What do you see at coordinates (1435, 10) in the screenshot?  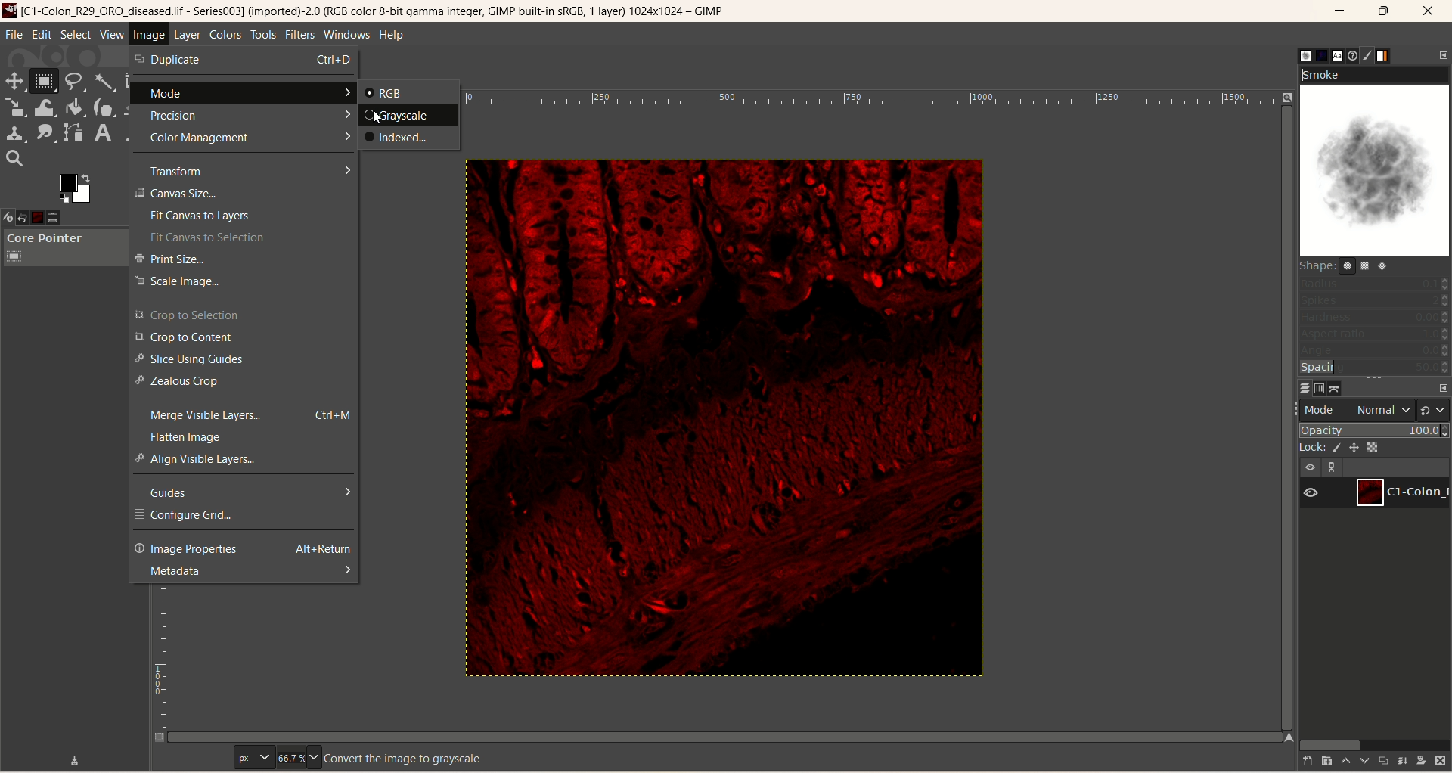 I see `close` at bounding box center [1435, 10].